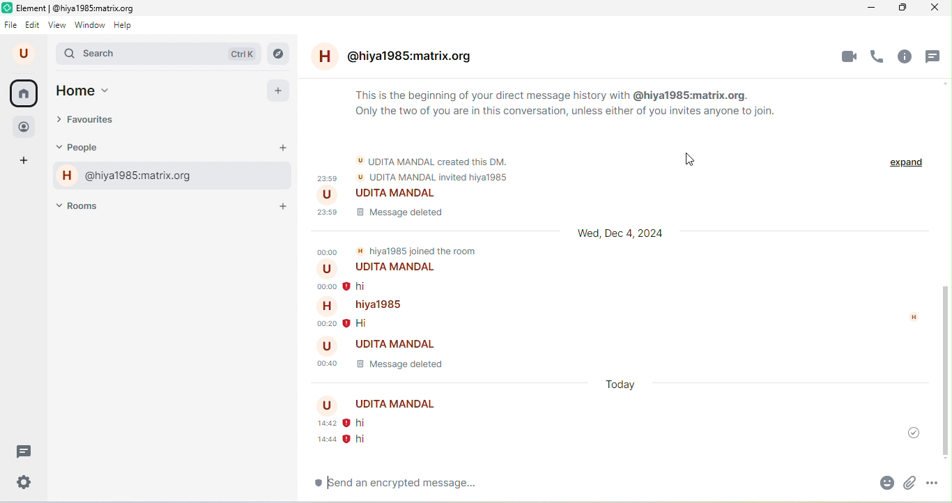  I want to click on edit, so click(33, 26).